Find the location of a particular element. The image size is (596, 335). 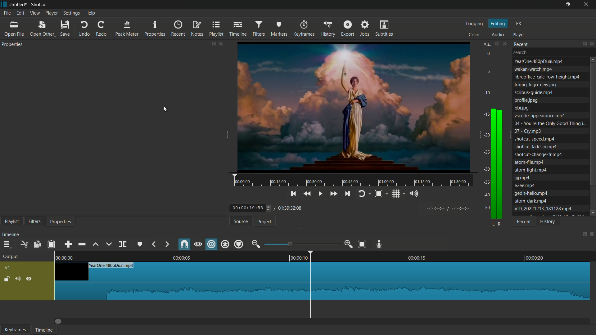

cursor is located at coordinates (165, 109).